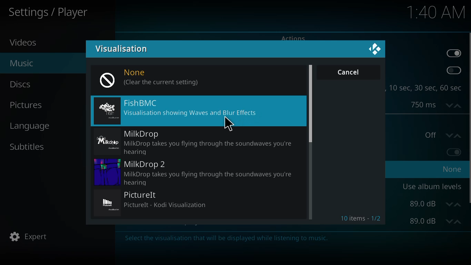  What do you see at coordinates (453, 53) in the screenshot?
I see `enabled` at bounding box center [453, 53].